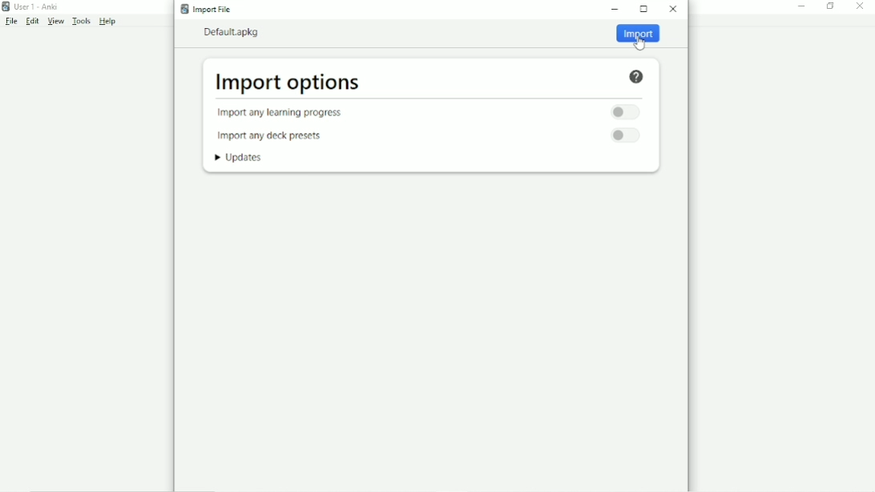 The image size is (875, 492). Describe the element at coordinates (288, 113) in the screenshot. I see `Import any learning progress` at that location.